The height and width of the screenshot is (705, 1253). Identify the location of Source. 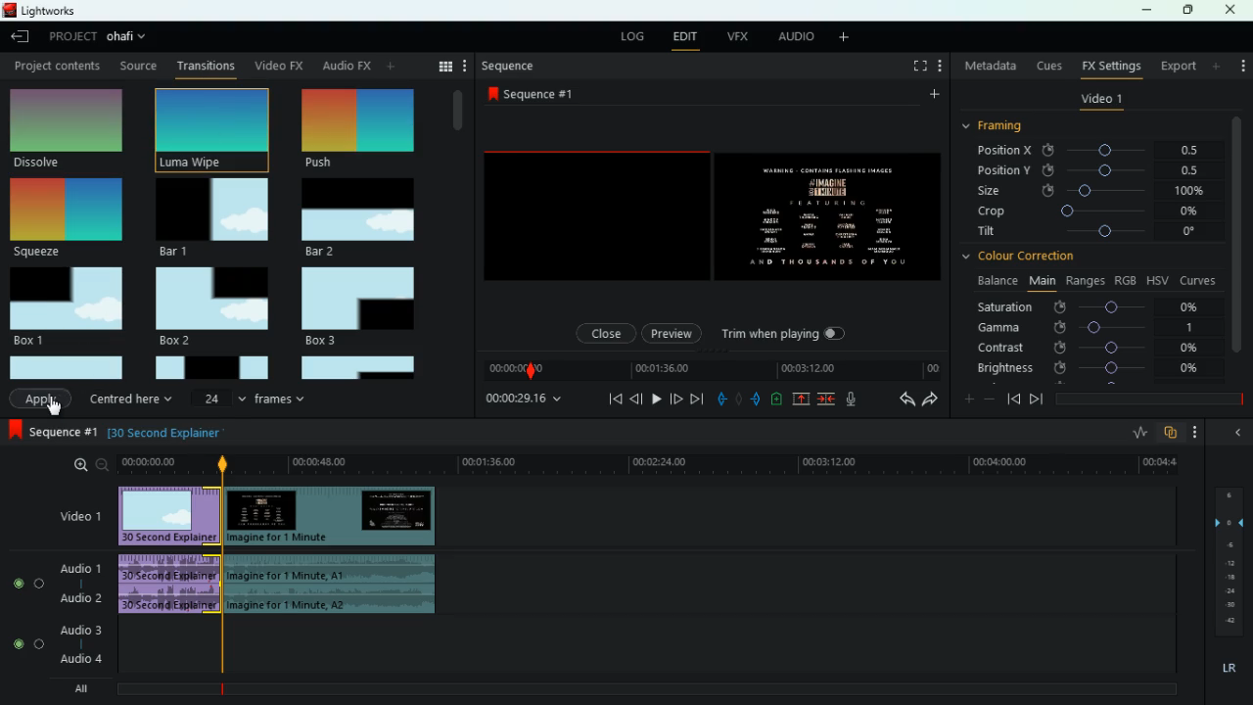
(139, 66).